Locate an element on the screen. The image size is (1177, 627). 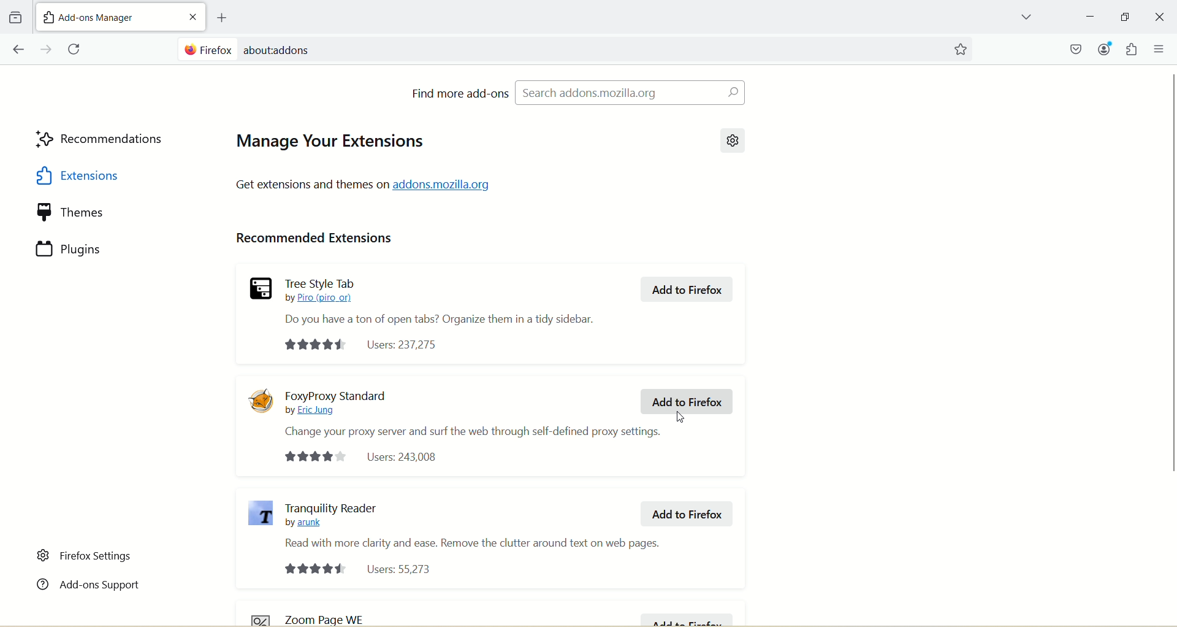
Recommendation is located at coordinates (101, 140).